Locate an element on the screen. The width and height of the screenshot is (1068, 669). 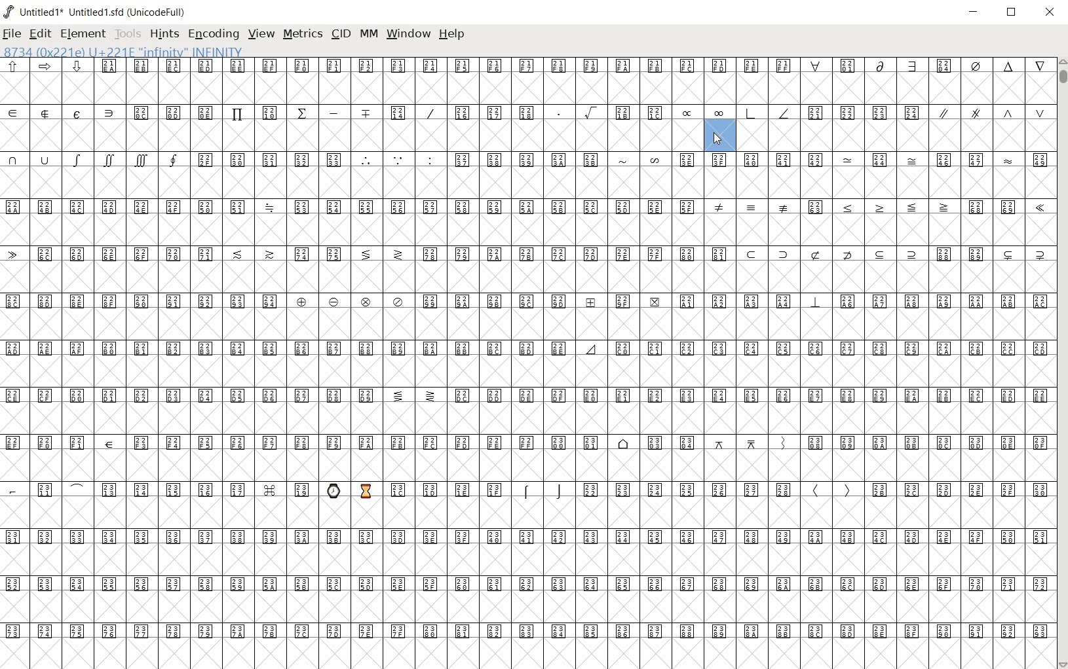
help is located at coordinates (452, 33).